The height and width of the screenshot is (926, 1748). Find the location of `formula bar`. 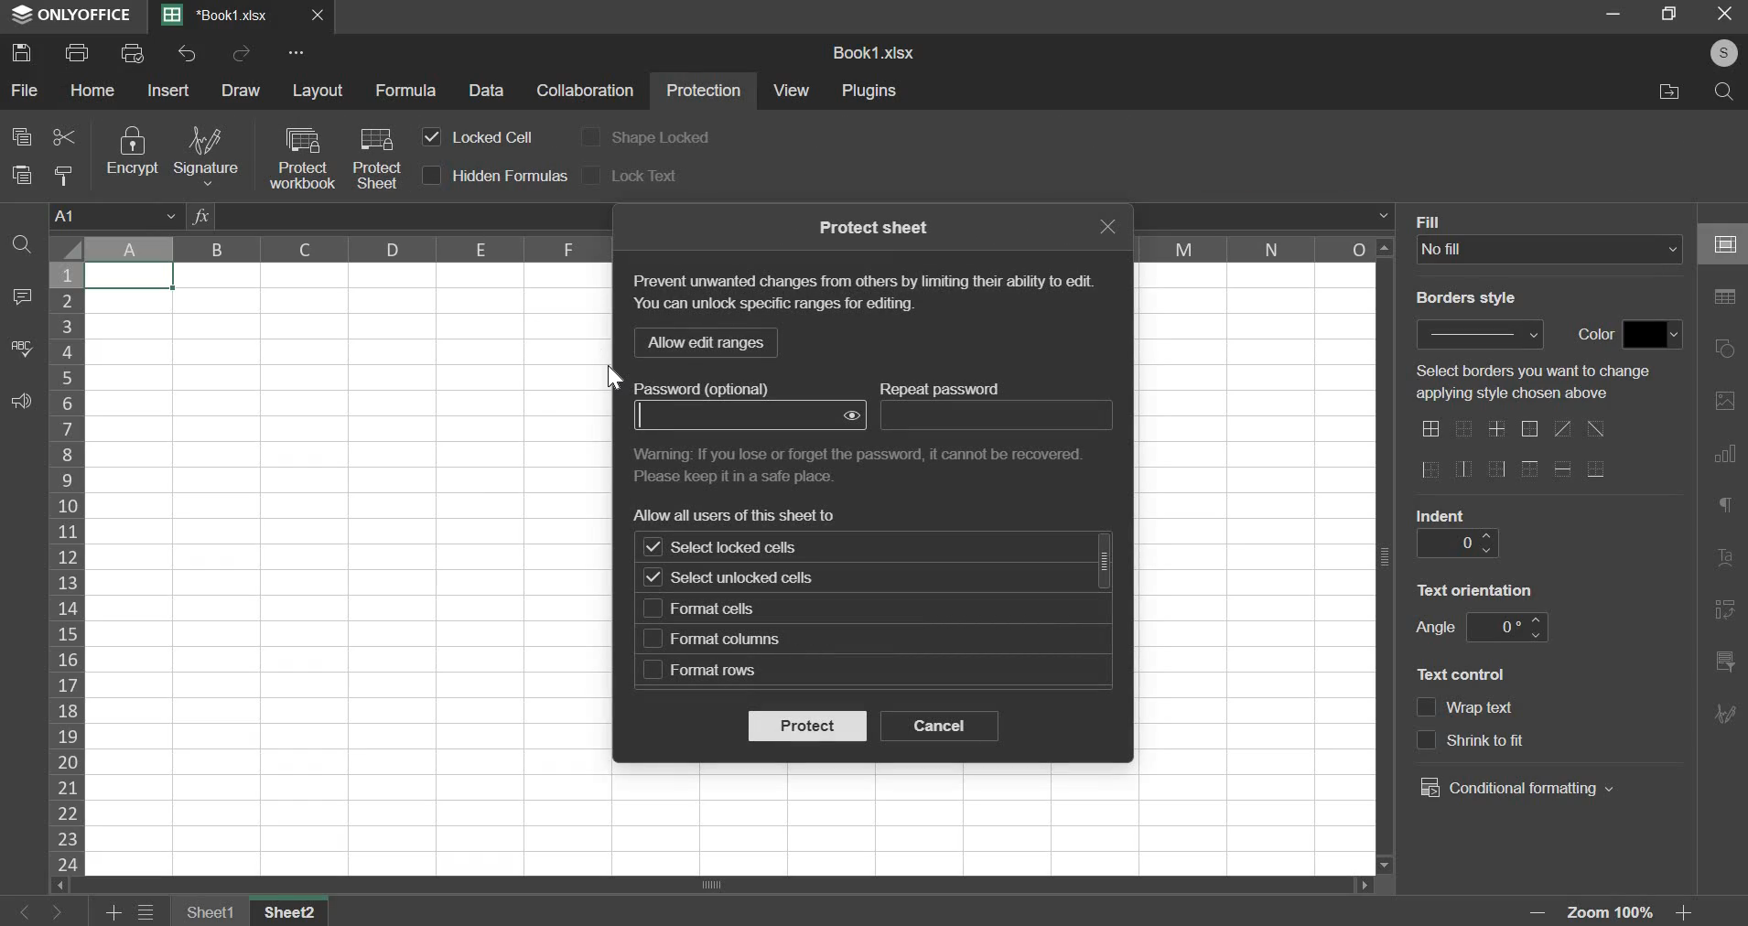

formula bar is located at coordinates (1383, 215).